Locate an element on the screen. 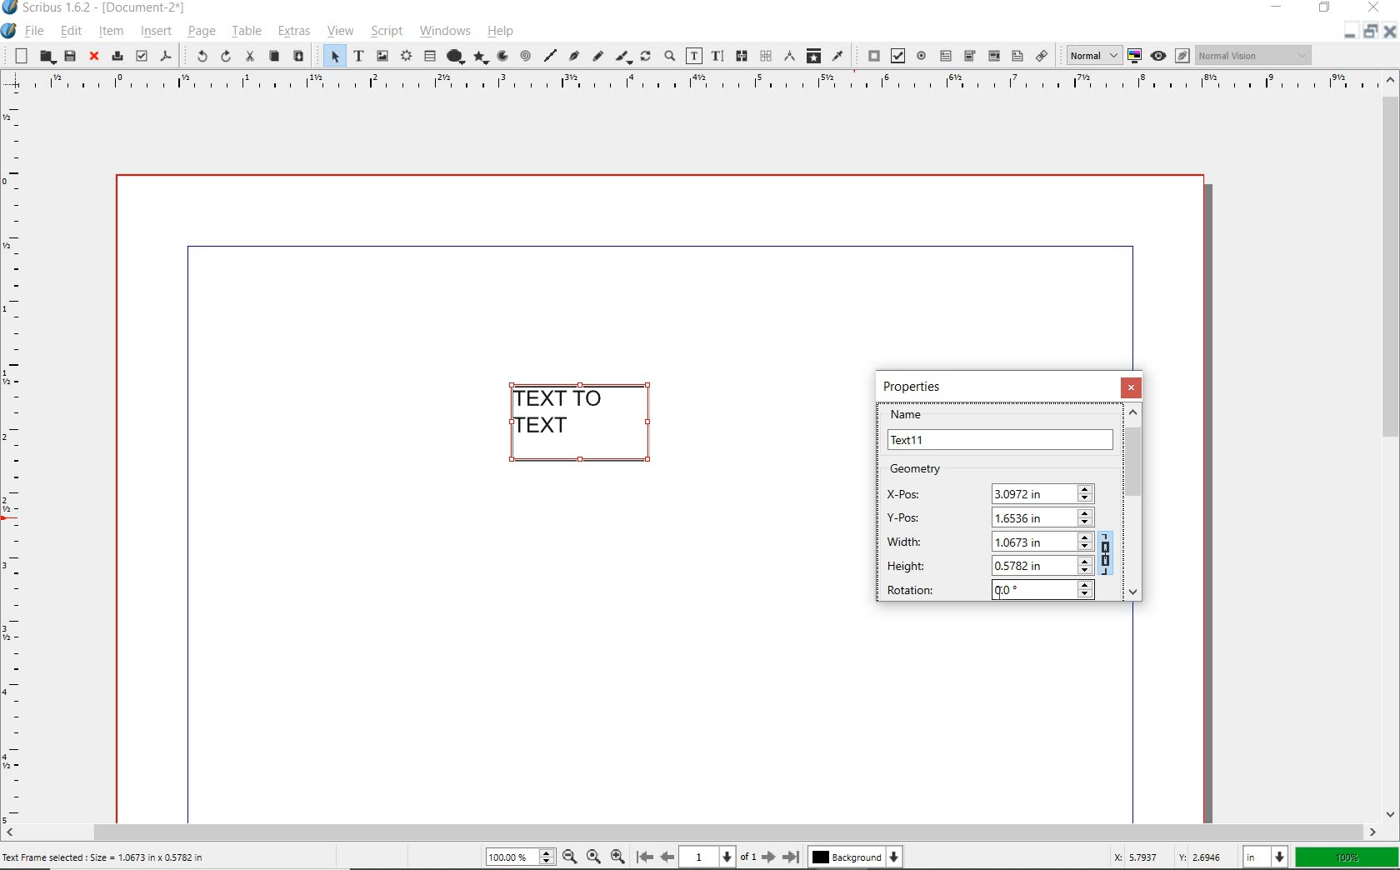 Image resolution: width=1400 pixels, height=870 pixels. CLOSE is located at coordinates (1133, 387).